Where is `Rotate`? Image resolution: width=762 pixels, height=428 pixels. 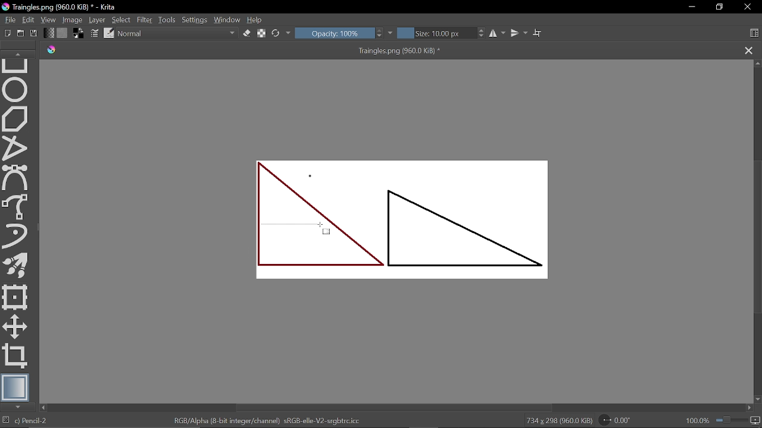 Rotate is located at coordinates (618, 420).